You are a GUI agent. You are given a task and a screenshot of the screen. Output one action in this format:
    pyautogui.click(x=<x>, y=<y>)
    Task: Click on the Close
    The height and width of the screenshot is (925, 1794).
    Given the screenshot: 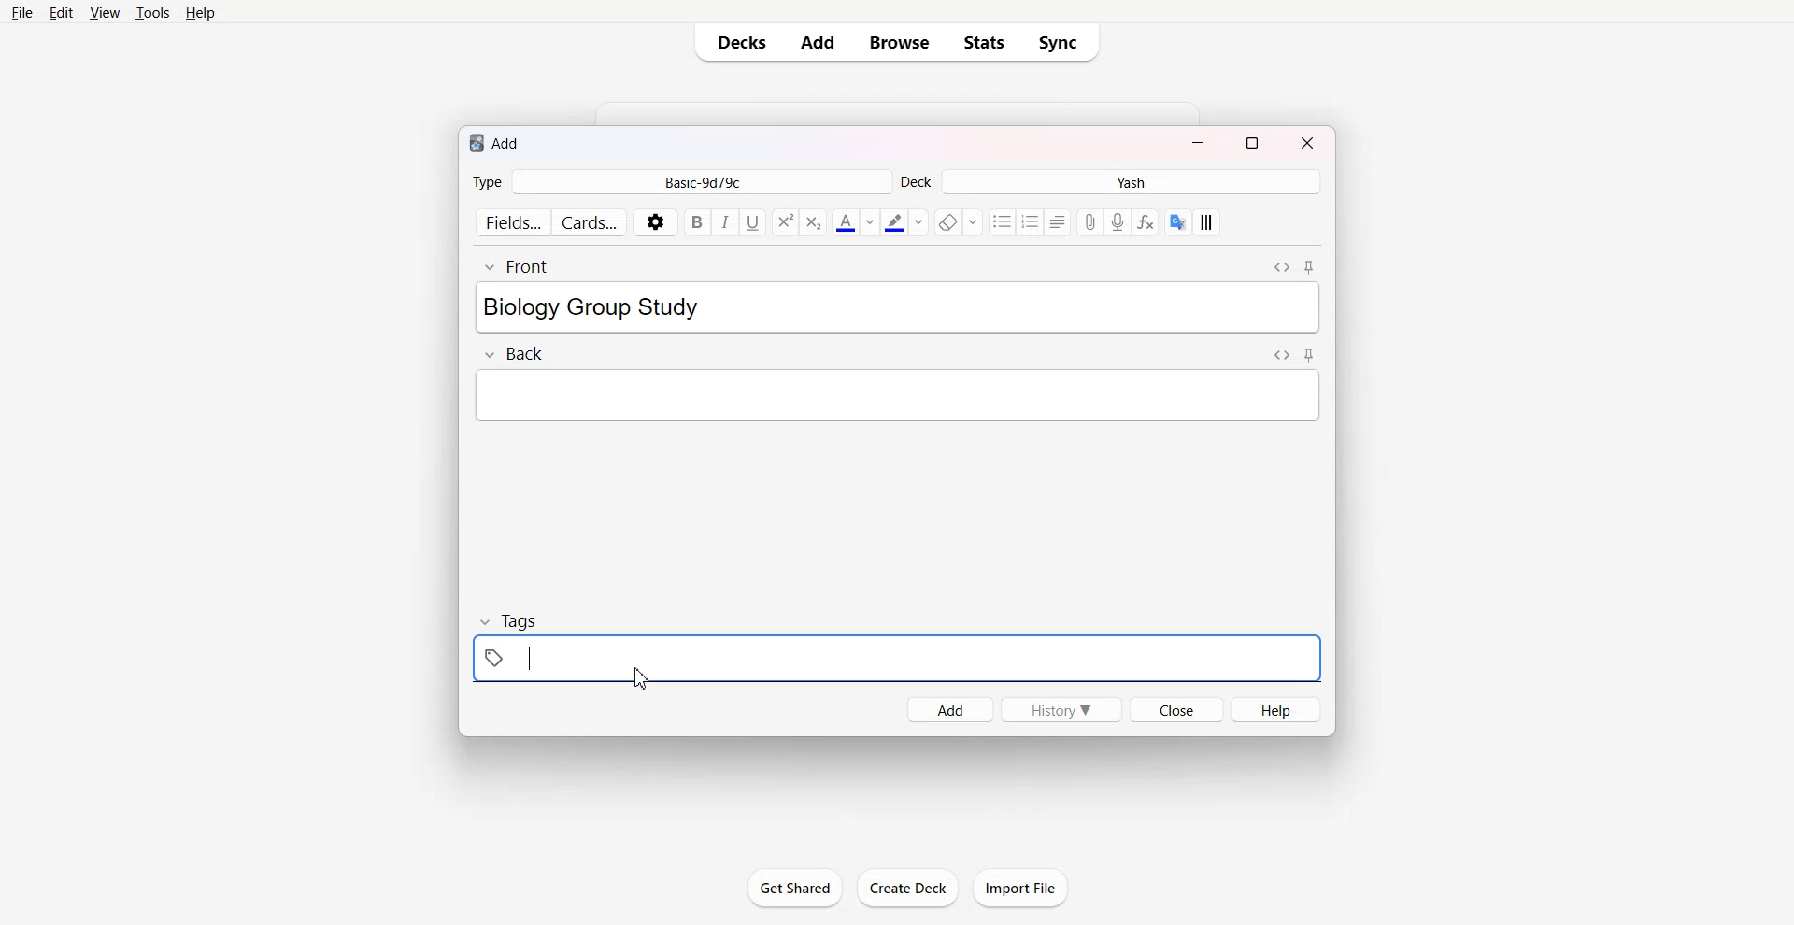 What is the action you would take?
    pyautogui.click(x=1176, y=709)
    